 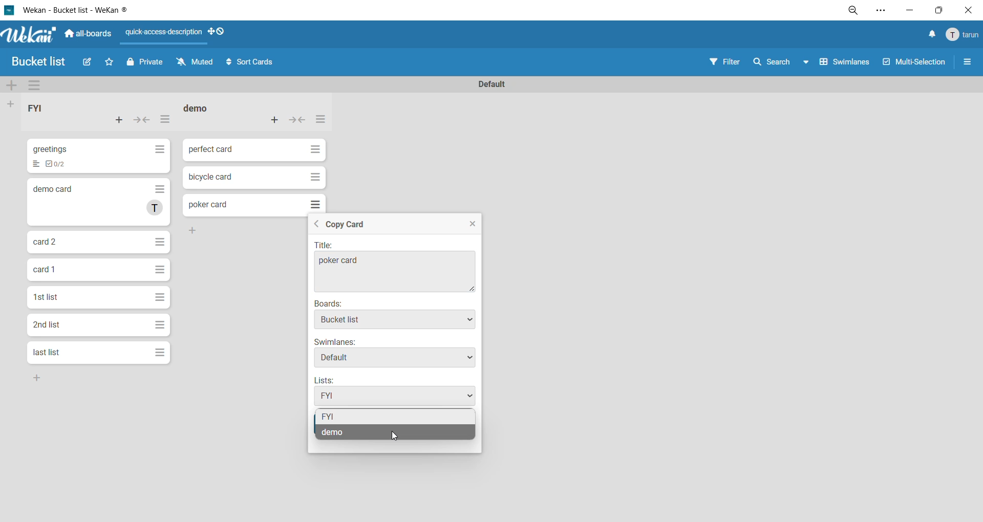 What do you see at coordinates (297, 122) in the screenshot?
I see `collapse` at bounding box center [297, 122].